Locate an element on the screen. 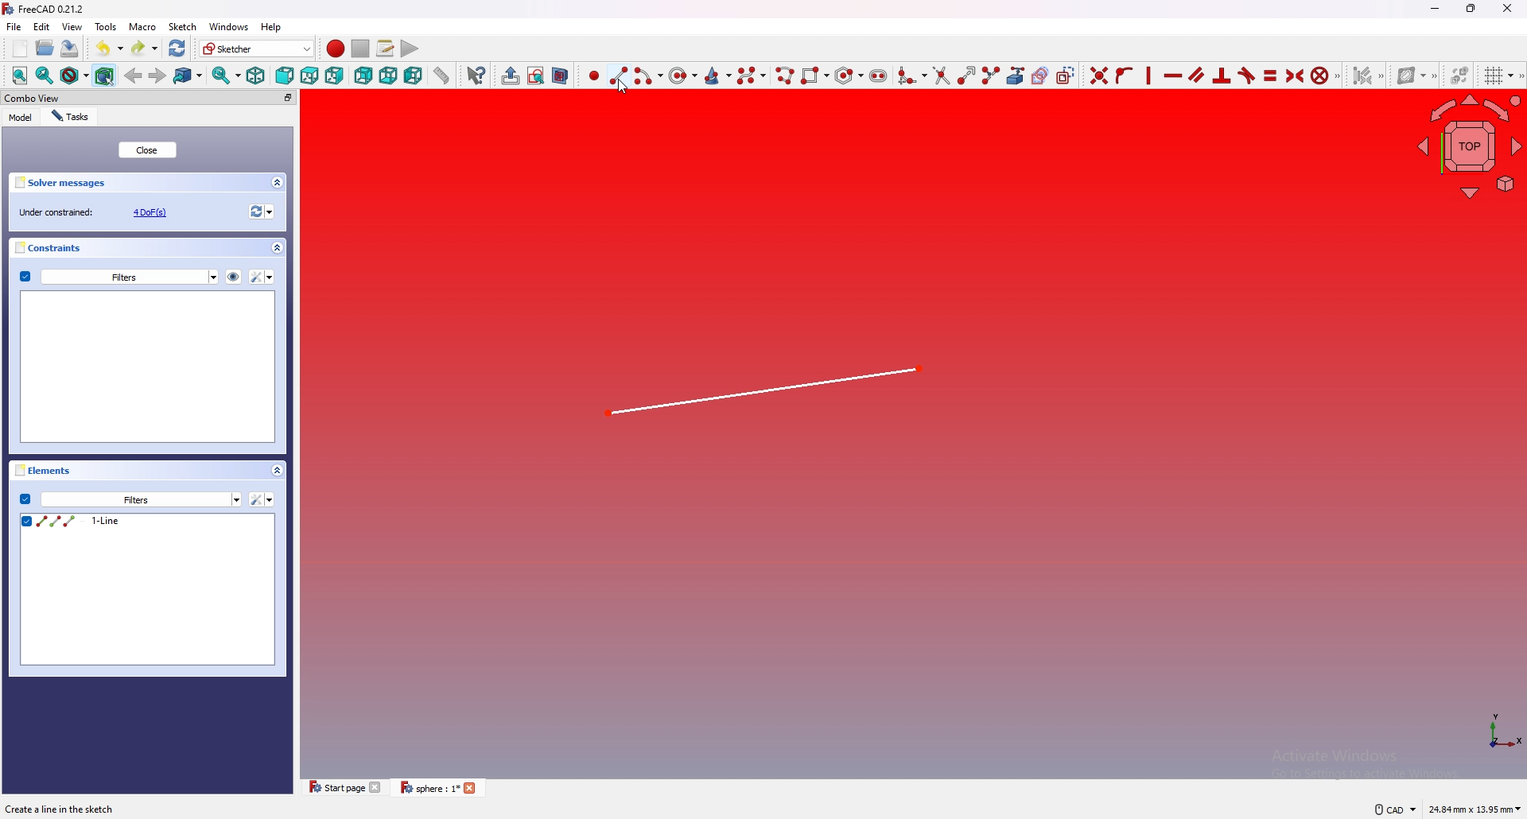 The width and height of the screenshot is (1527, 819). Constrain coincident is located at coordinates (1096, 75).